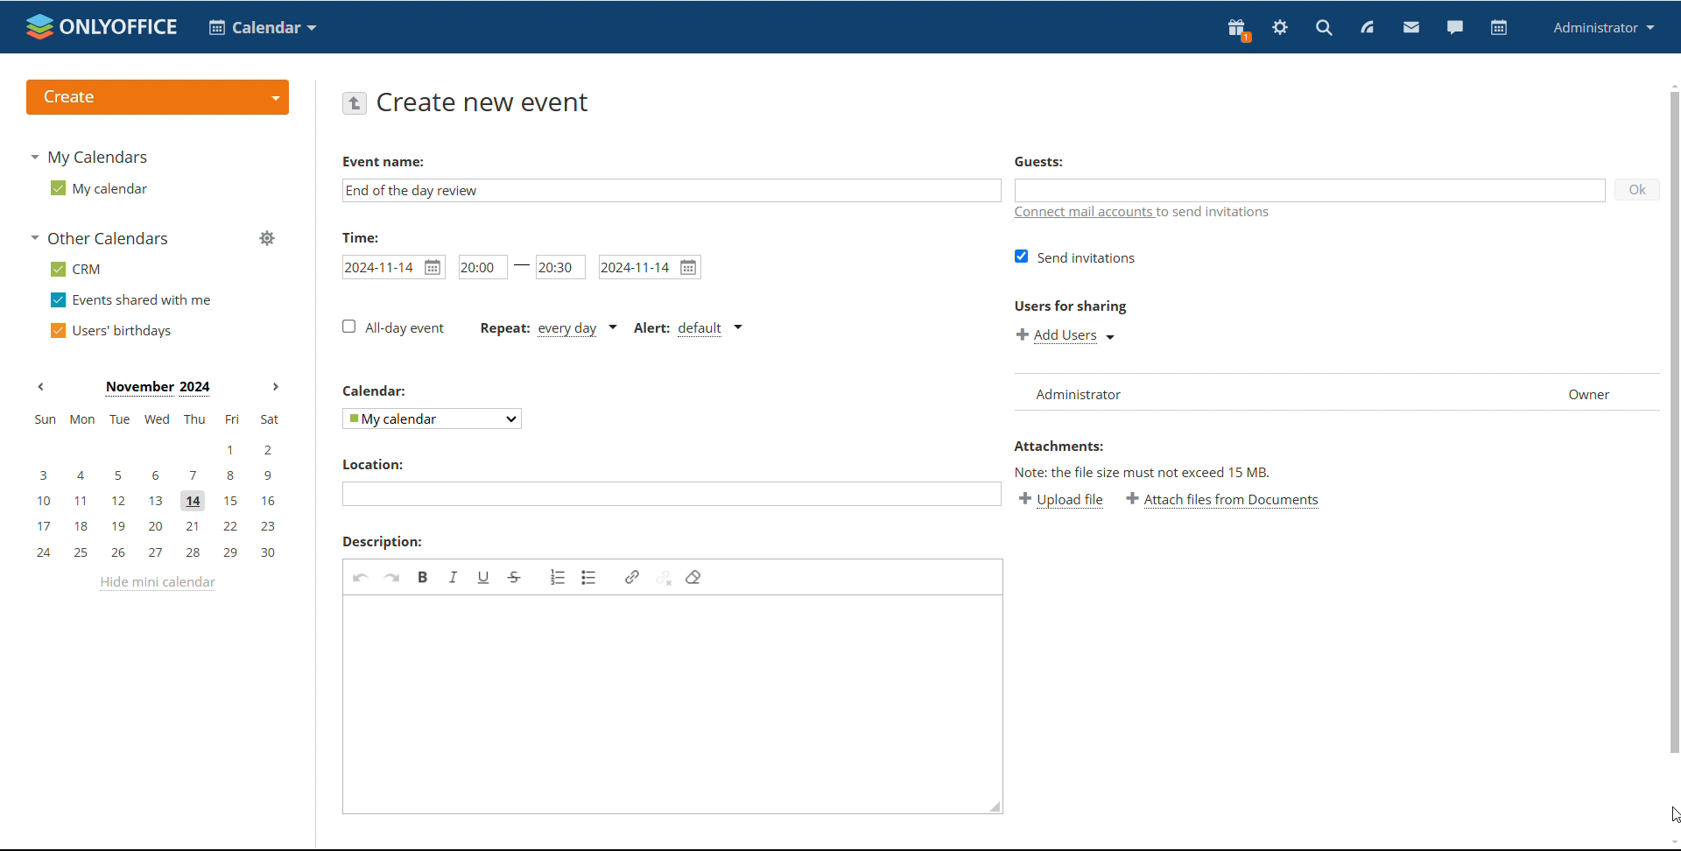  What do you see at coordinates (97, 188) in the screenshot?
I see `my calendar` at bounding box center [97, 188].